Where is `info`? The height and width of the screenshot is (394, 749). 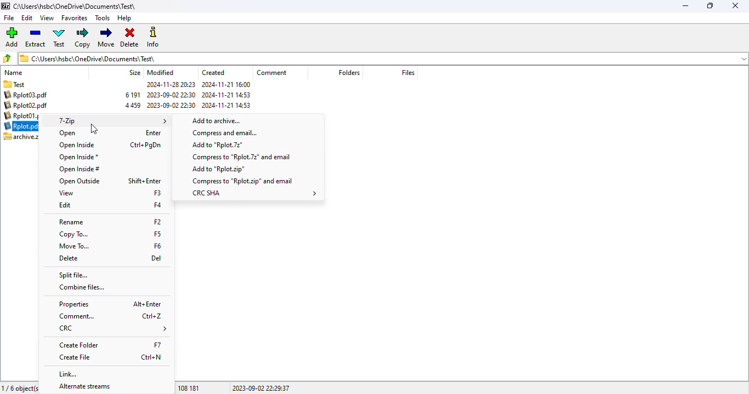
info is located at coordinates (153, 37).